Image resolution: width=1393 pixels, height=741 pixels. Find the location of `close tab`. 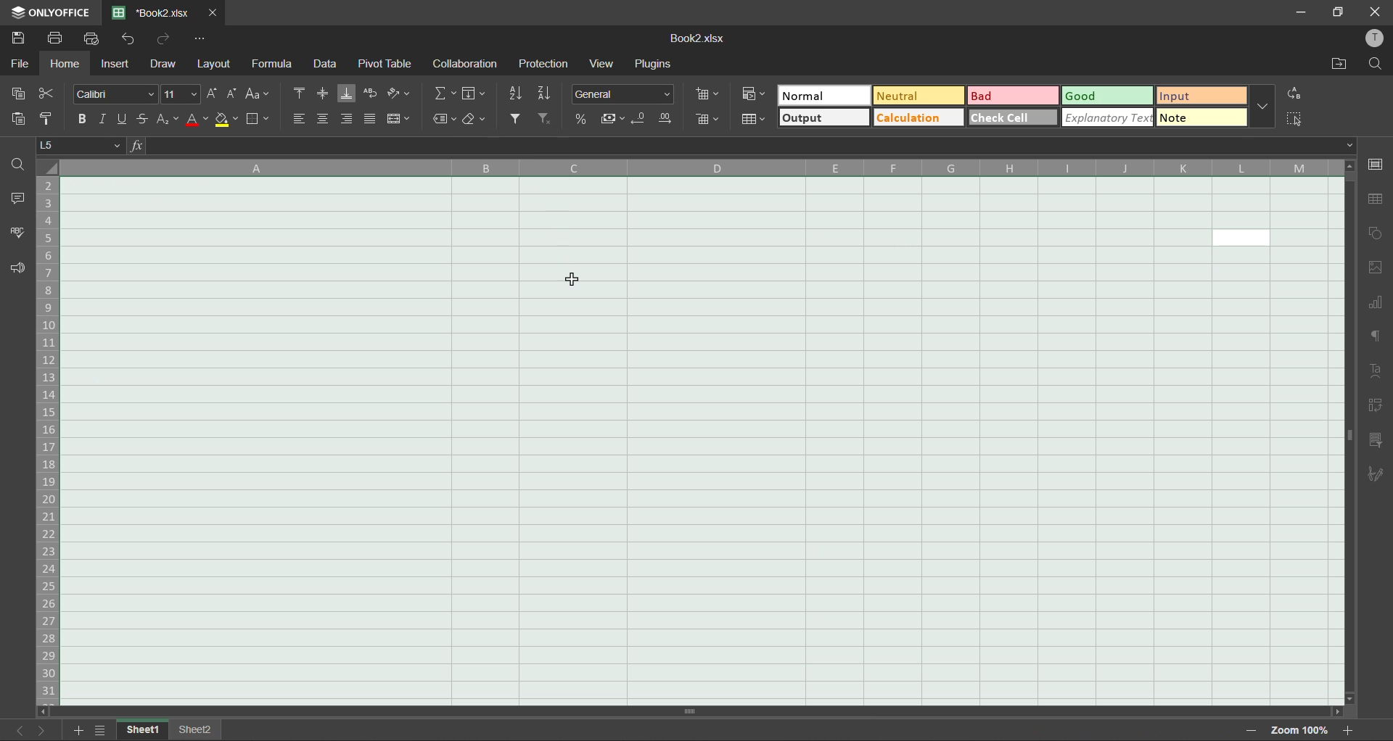

close tab is located at coordinates (215, 12).